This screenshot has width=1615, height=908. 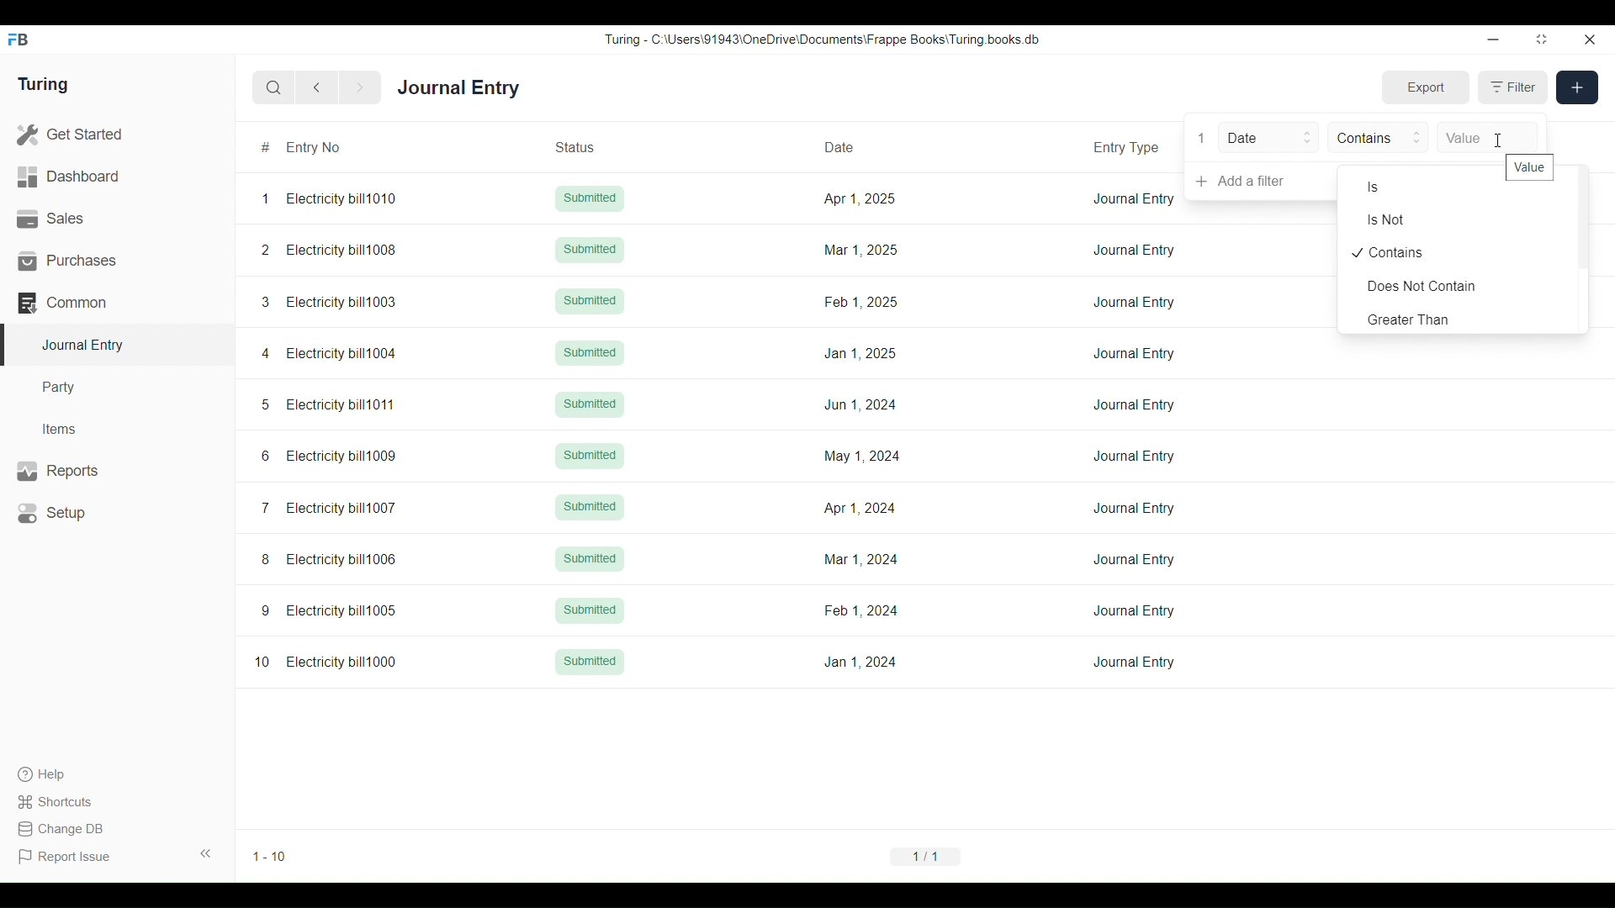 What do you see at coordinates (118, 513) in the screenshot?
I see `Setup` at bounding box center [118, 513].